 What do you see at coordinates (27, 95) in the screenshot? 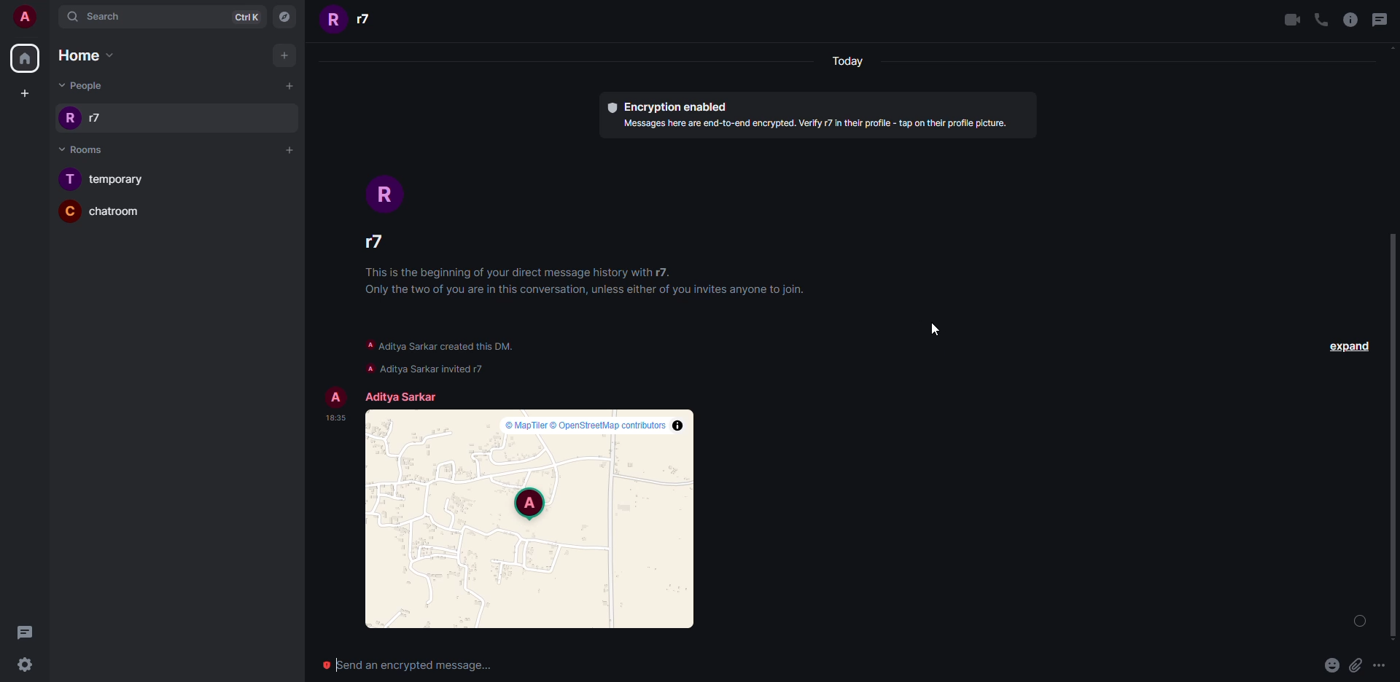
I see `Create a space` at bounding box center [27, 95].